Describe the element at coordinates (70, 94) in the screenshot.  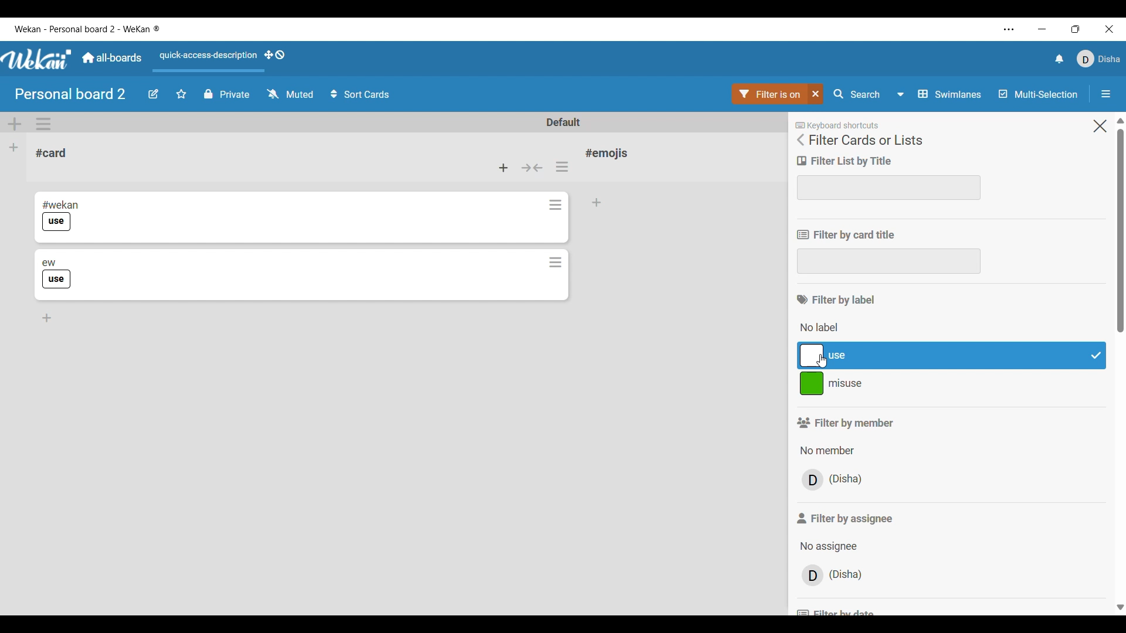
I see `Board name` at that location.